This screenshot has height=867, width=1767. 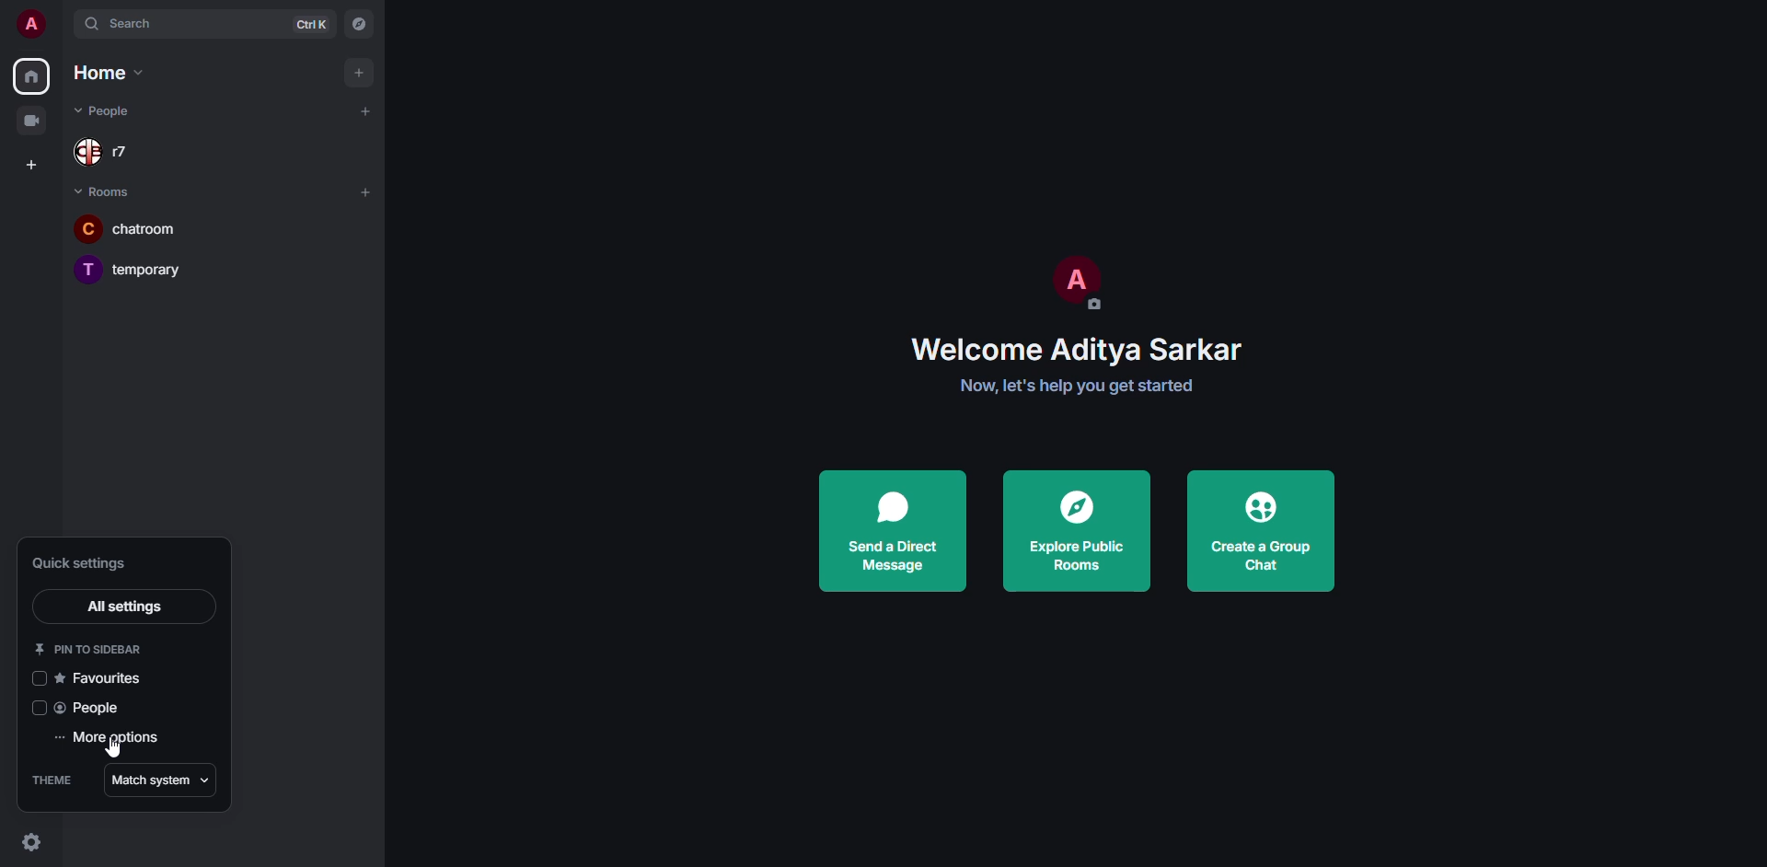 I want to click on home, so click(x=33, y=75).